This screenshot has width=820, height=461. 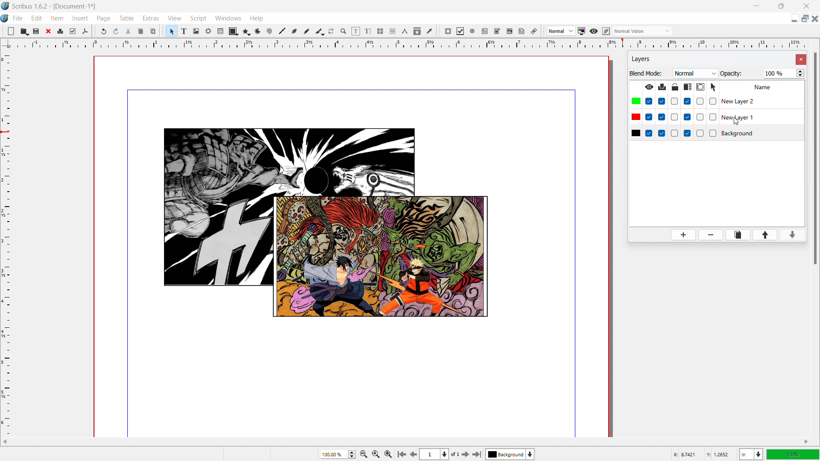 What do you see at coordinates (534, 31) in the screenshot?
I see `link the annotation` at bounding box center [534, 31].